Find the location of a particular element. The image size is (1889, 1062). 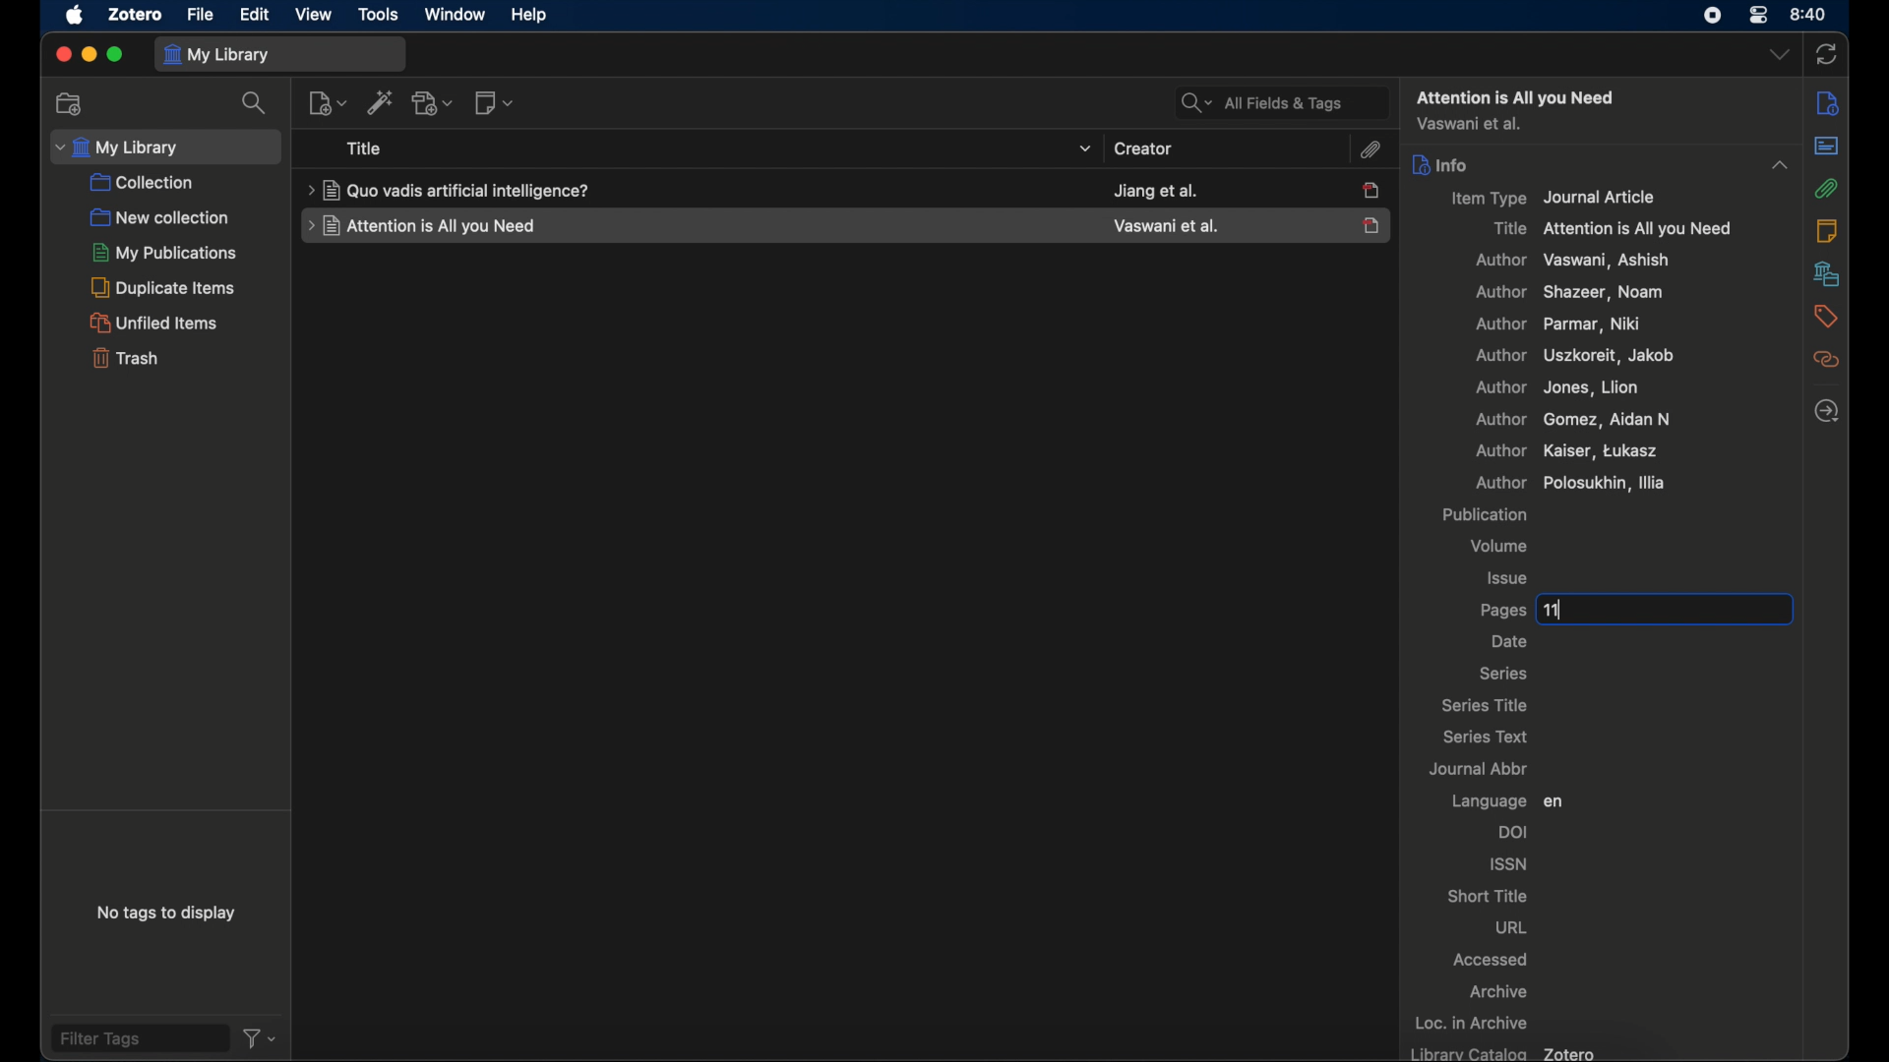

view is located at coordinates (315, 15).